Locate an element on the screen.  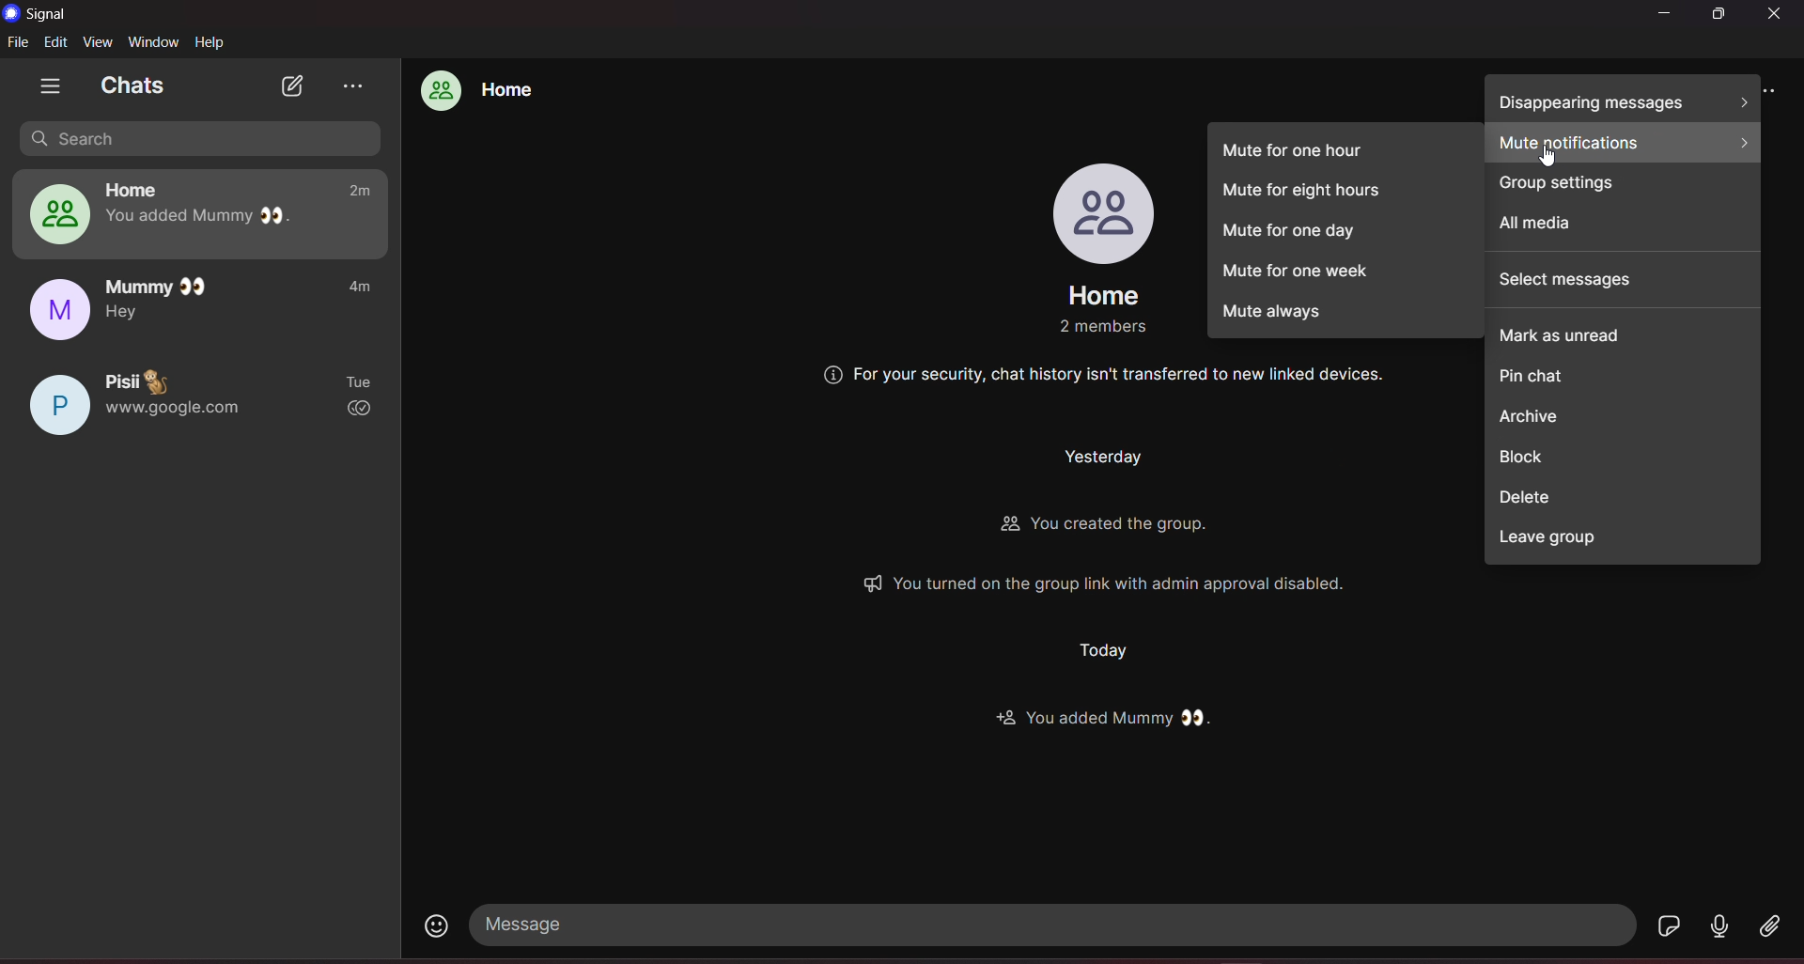
home group chat is located at coordinates (207, 212).